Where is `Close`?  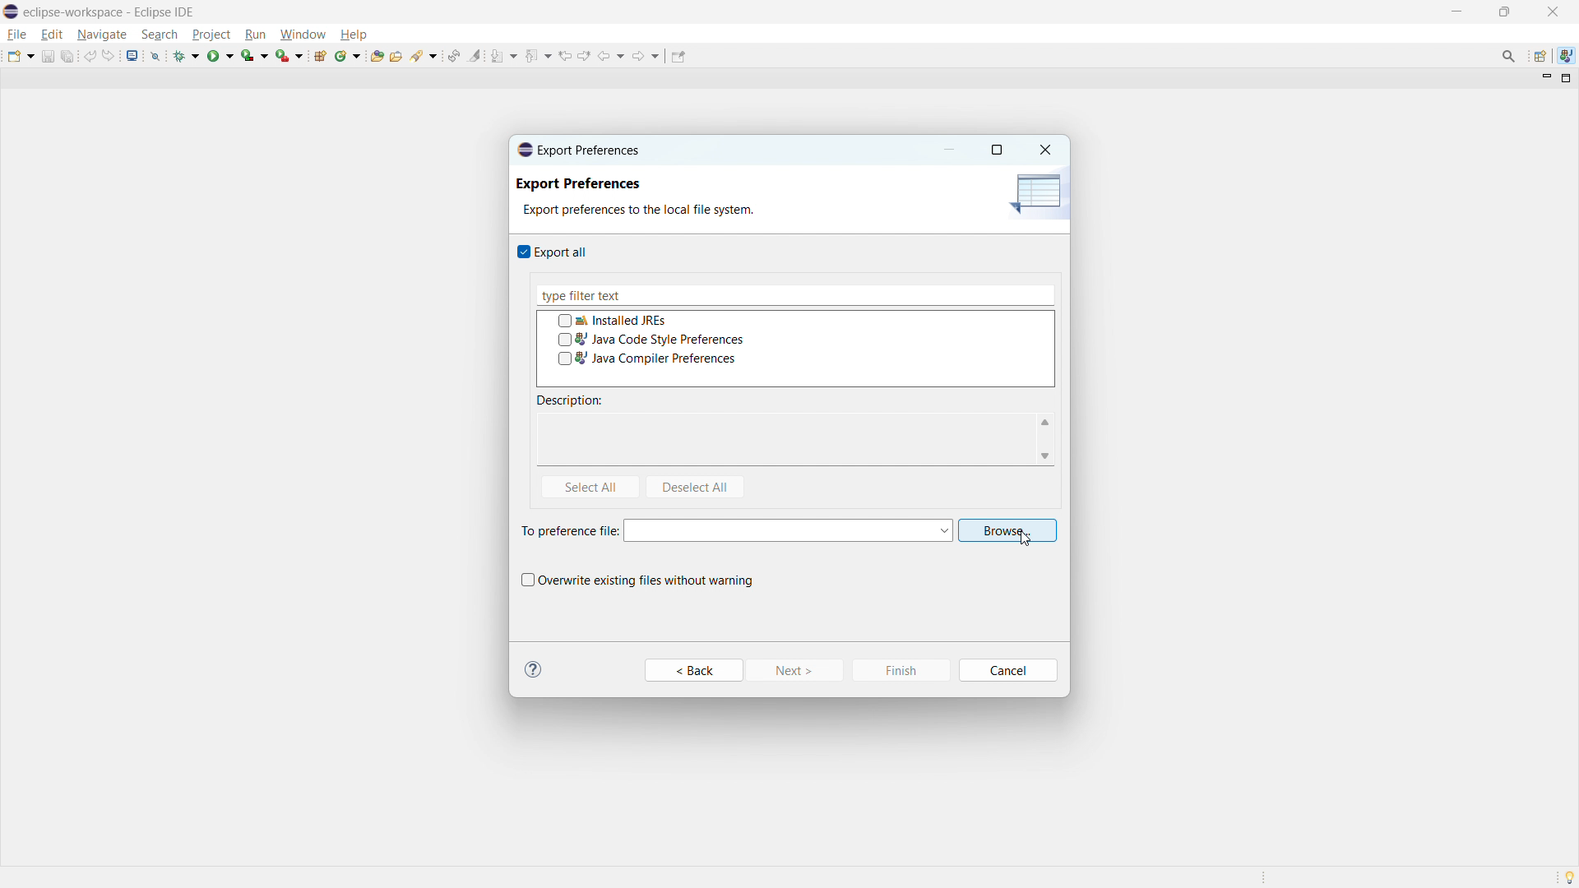 Close is located at coordinates (1050, 148).